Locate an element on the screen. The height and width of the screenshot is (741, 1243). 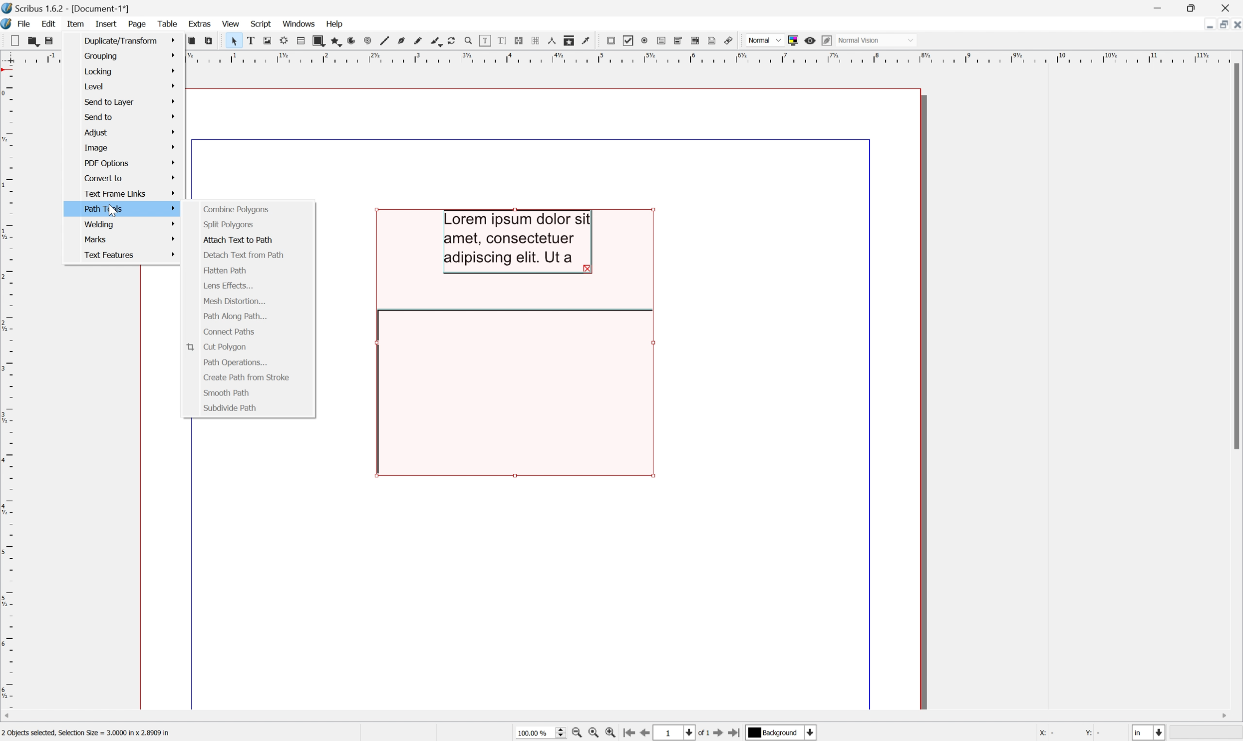
Combine polygons is located at coordinates (237, 210).